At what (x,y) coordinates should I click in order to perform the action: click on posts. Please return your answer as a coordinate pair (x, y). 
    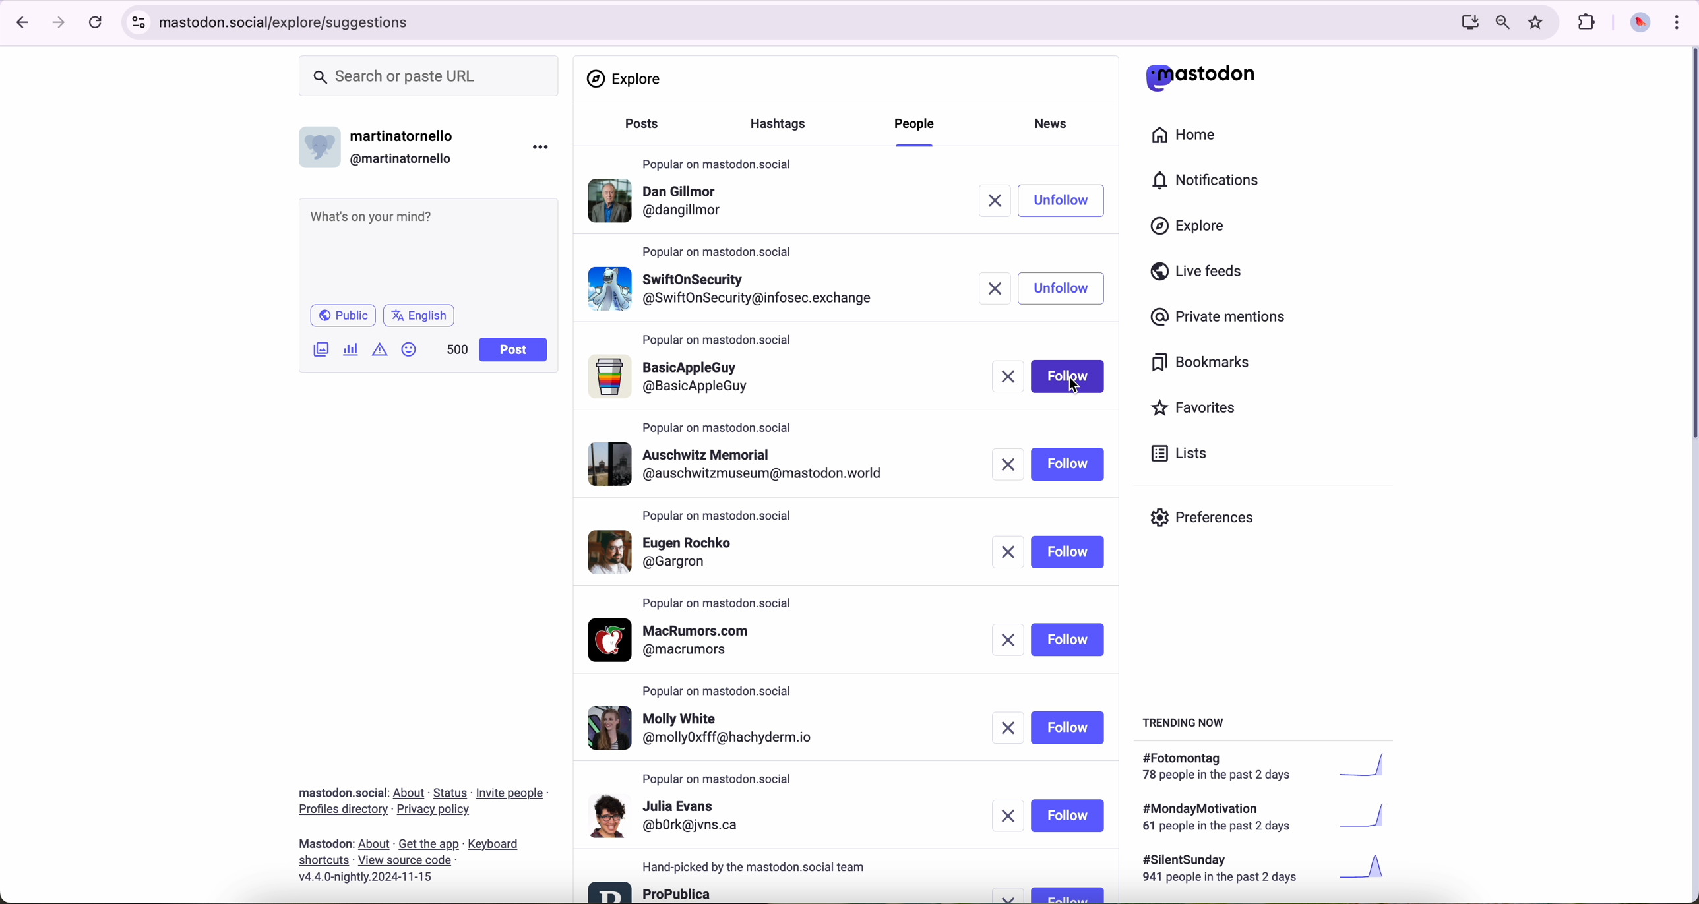
    Looking at the image, I should click on (638, 130).